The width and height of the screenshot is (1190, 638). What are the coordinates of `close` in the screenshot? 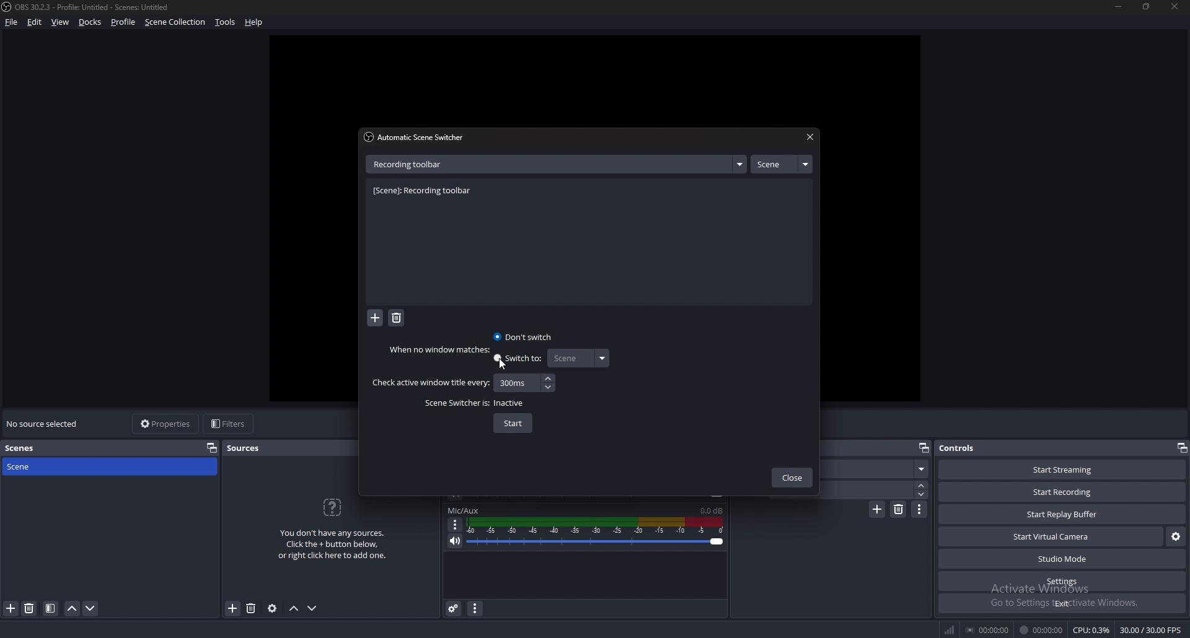 It's located at (808, 138).